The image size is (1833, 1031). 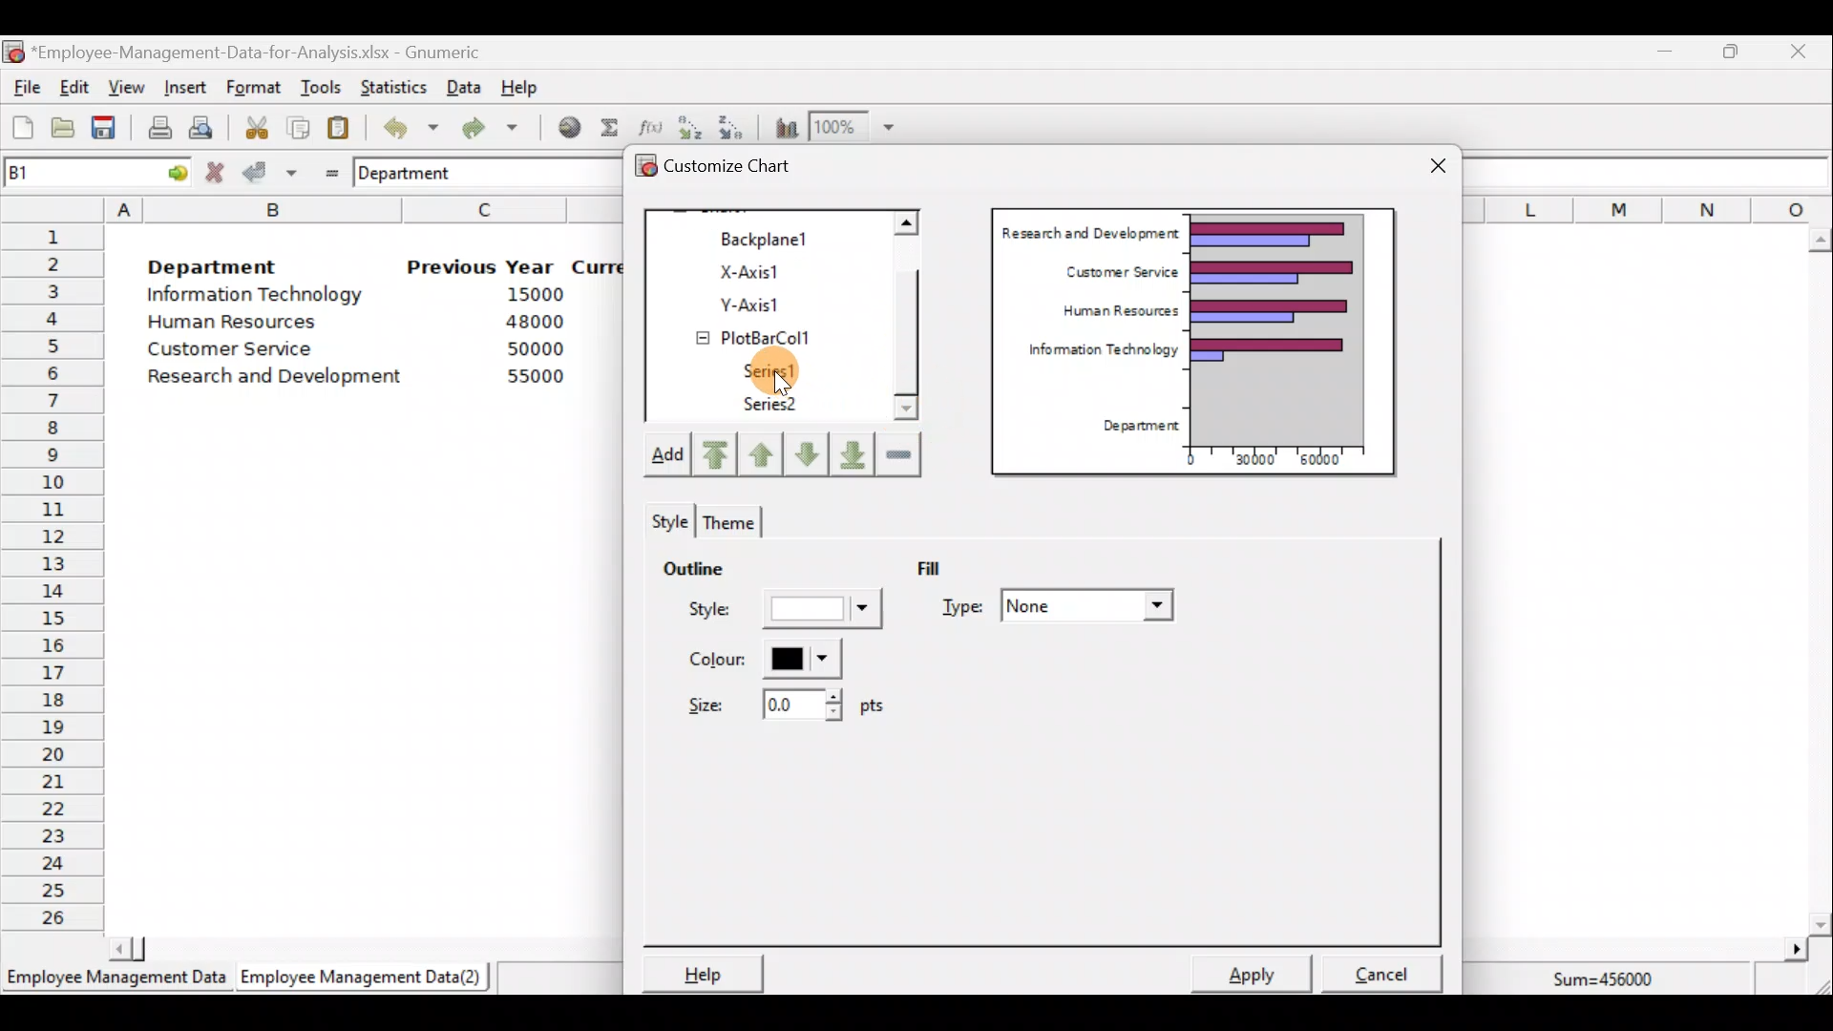 What do you see at coordinates (338, 127) in the screenshot?
I see `Paste the clipboard` at bounding box center [338, 127].